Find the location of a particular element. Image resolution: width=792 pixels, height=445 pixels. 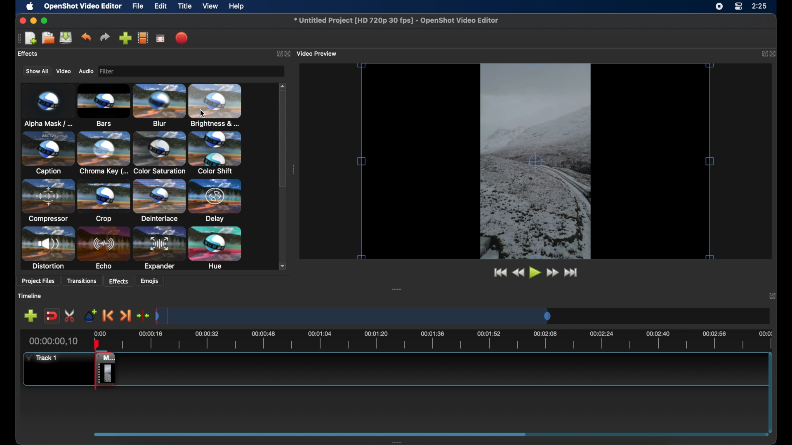

playhead is located at coordinates (97, 344).